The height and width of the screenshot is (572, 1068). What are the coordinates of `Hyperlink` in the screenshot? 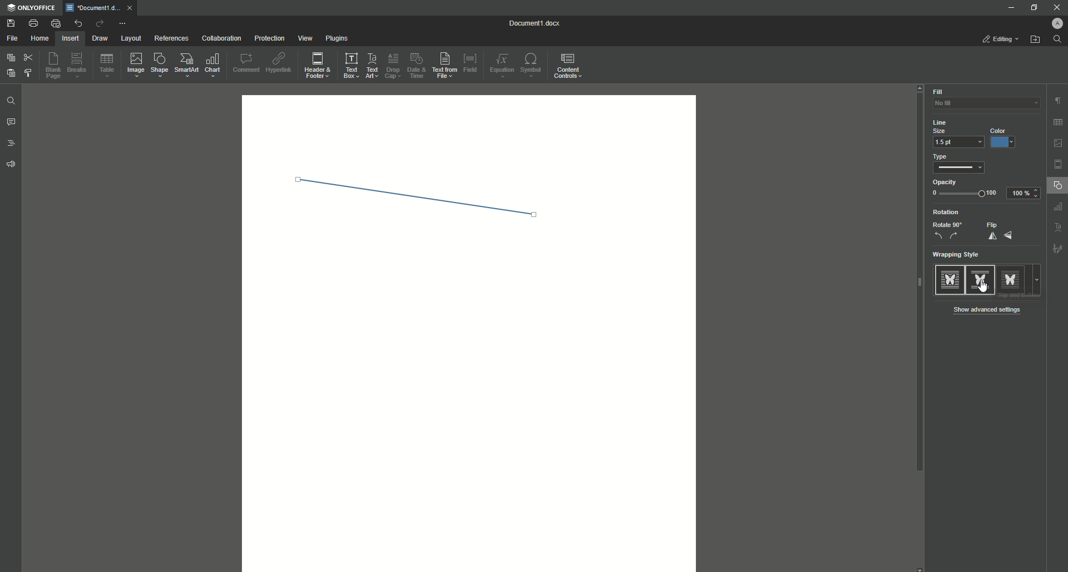 It's located at (280, 63).